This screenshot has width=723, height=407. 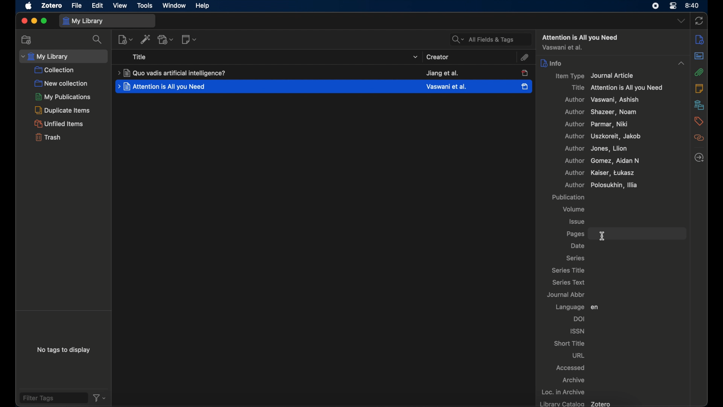 I want to click on apple icon, so click(x=28, y=6).